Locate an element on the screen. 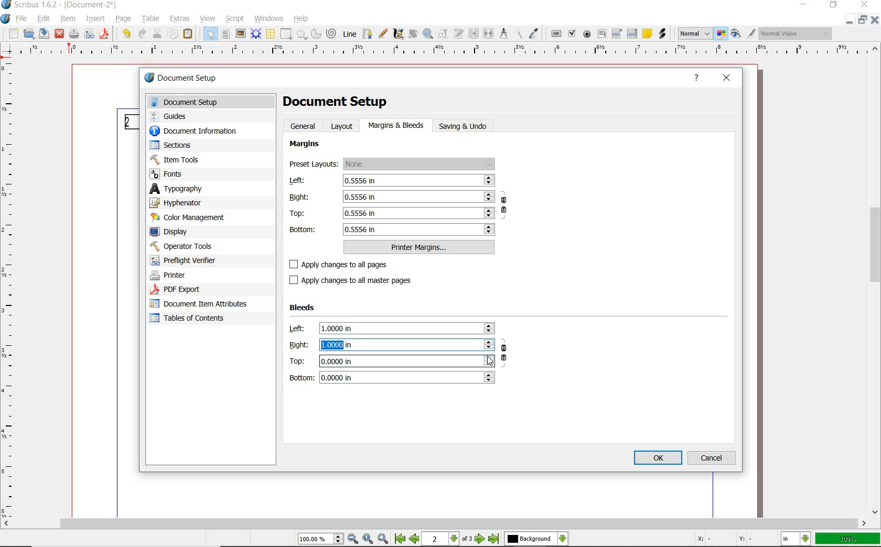 The height and width of the screenshot is (547, 881). edit text with story editor is located at coordinates (459, 34).